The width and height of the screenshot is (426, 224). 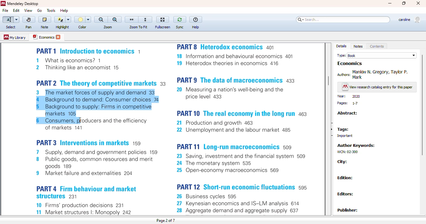 What do you see at coordinates (14, 37) in the screenshot?
I see `my library` at bounding box center [14, 37].